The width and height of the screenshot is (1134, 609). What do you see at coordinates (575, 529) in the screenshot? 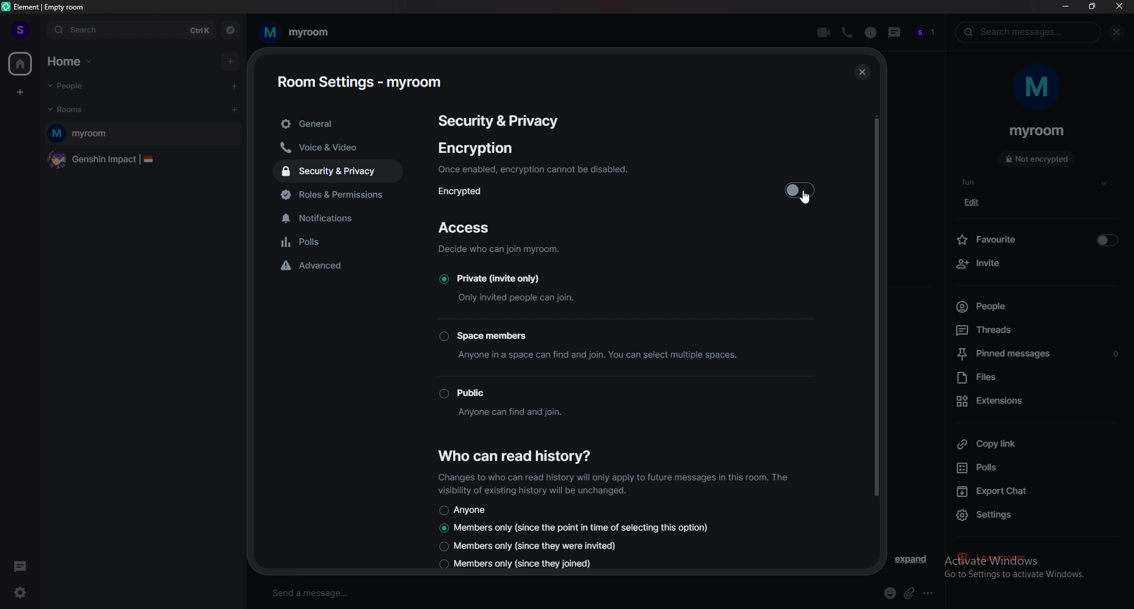
I see ` Members only (since the point in time of selecting this option)` at bounding box center [575, 529].